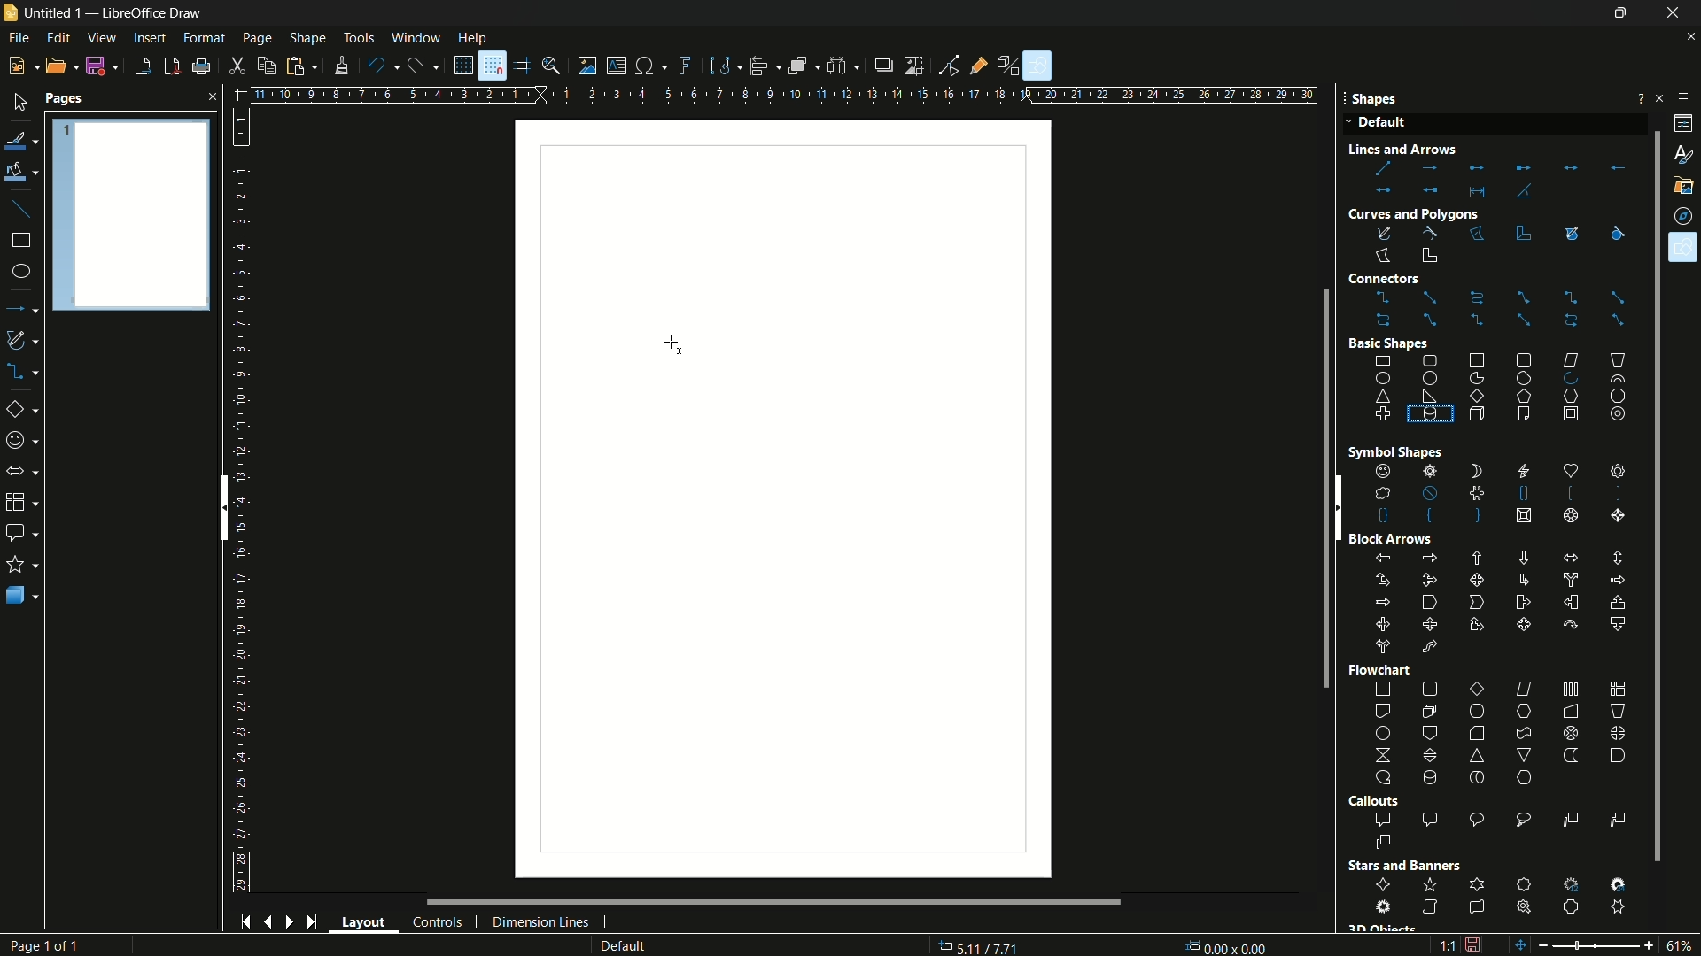 This screenshot has height=956, width=1701. Describe the element at coordinates (1430, 149) in the screenshot. I see `Line and Arrow` at that location.